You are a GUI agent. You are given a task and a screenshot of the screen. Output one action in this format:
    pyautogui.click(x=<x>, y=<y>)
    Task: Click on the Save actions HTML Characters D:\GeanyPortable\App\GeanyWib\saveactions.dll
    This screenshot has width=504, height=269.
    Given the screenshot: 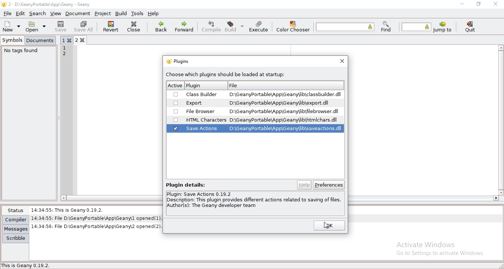 What is the action you would take?
    pyautogui.click(x=256, y=129)
    